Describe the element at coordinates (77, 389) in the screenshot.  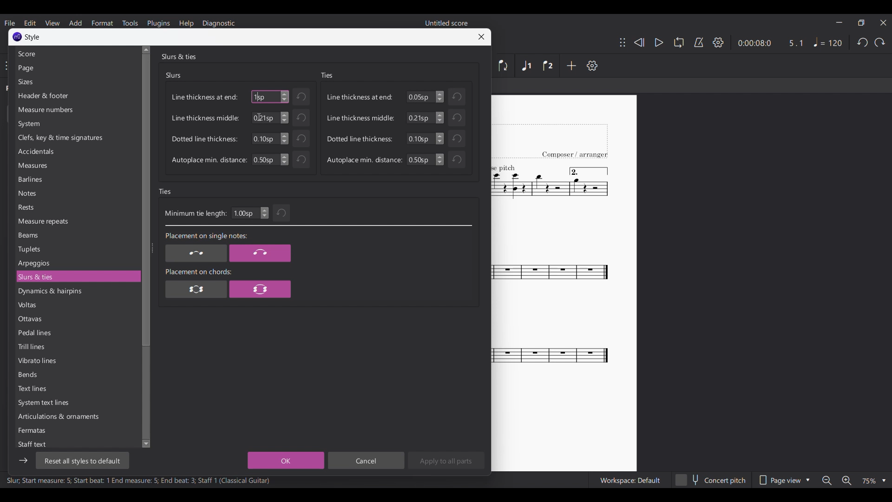
I see `Text lines` at that location.